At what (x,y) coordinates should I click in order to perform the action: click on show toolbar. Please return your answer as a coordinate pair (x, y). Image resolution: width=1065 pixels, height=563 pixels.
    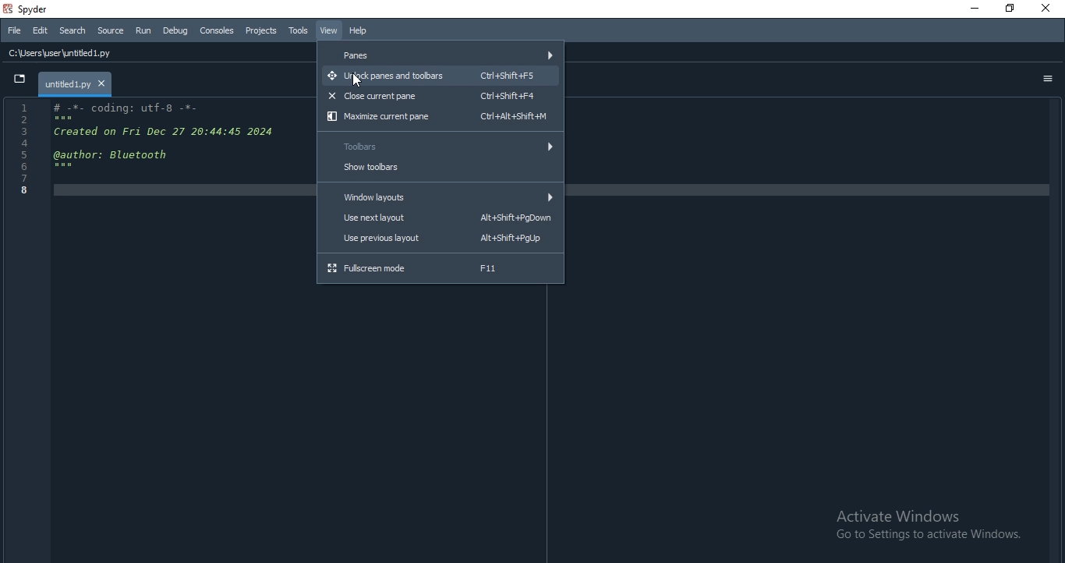
    Looking at the image, I should click on (438, 171).